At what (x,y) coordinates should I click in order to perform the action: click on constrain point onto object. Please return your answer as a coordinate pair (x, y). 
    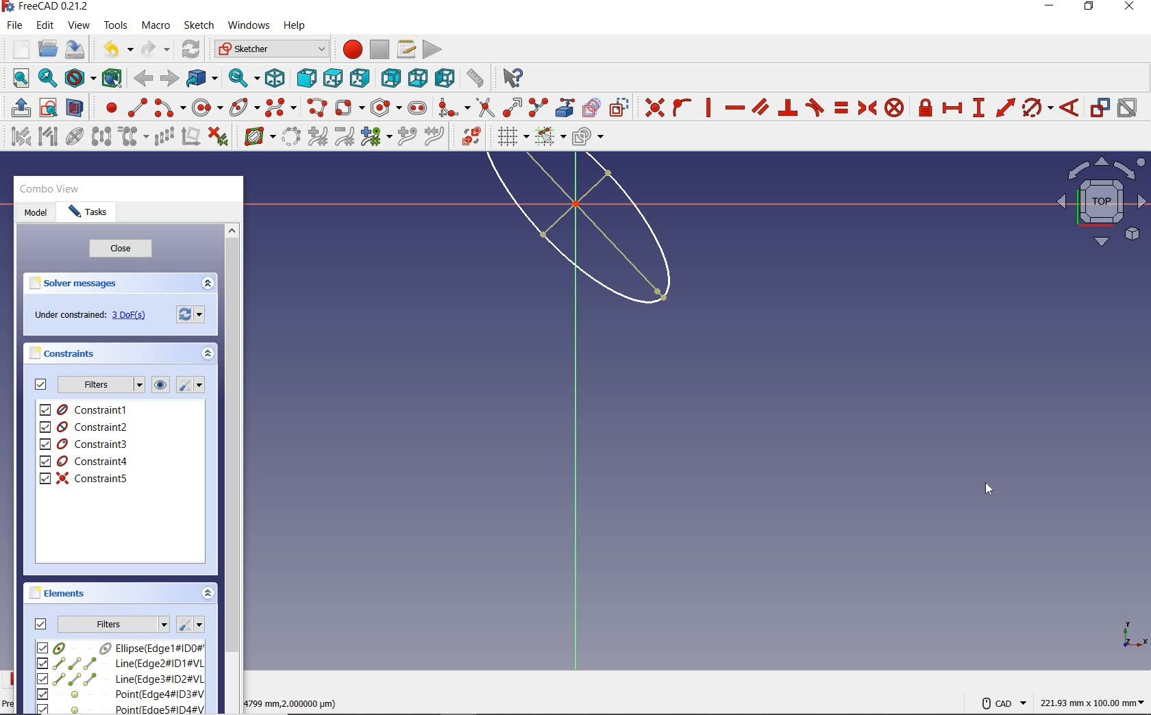
    Looking at the image, I should click on (682, 108).